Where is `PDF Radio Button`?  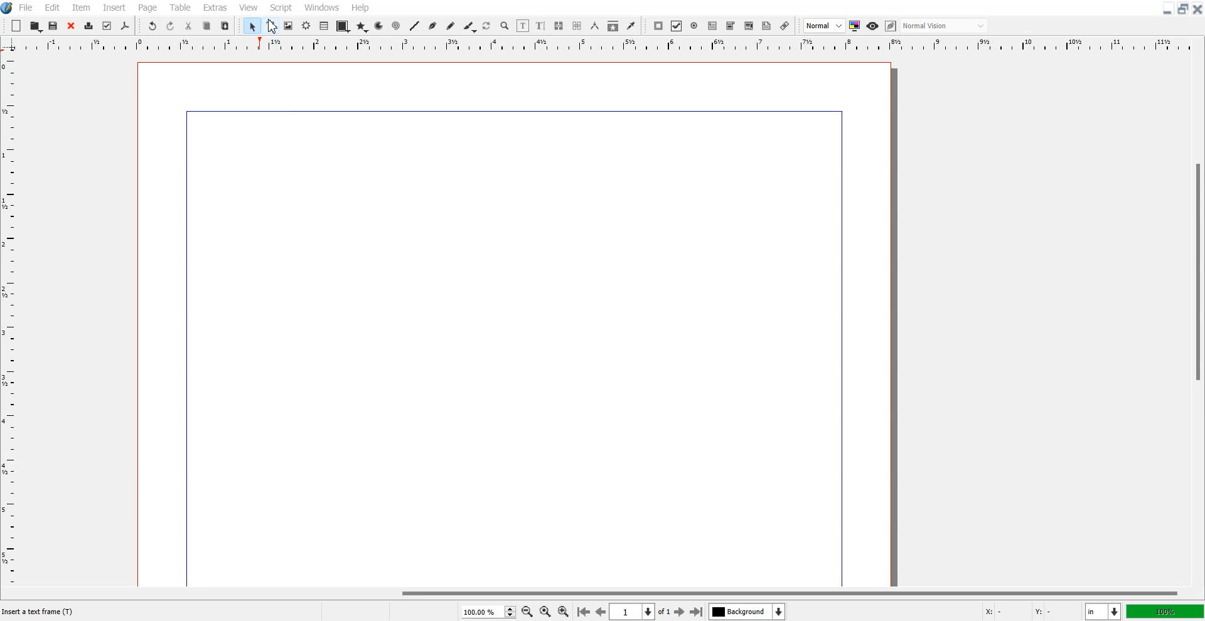 PDF Radio Button is located at coordinates (695, 26).